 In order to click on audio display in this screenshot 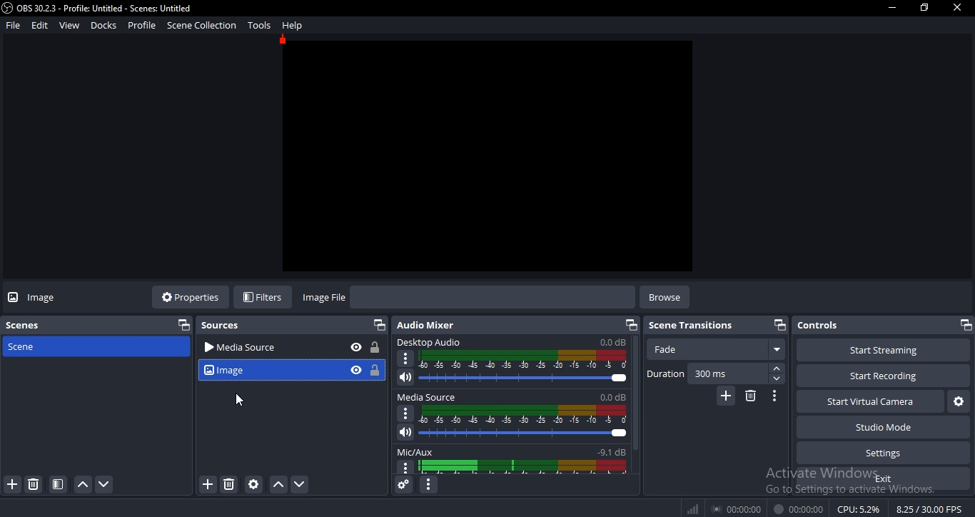, I will do `click(524, 359)`.